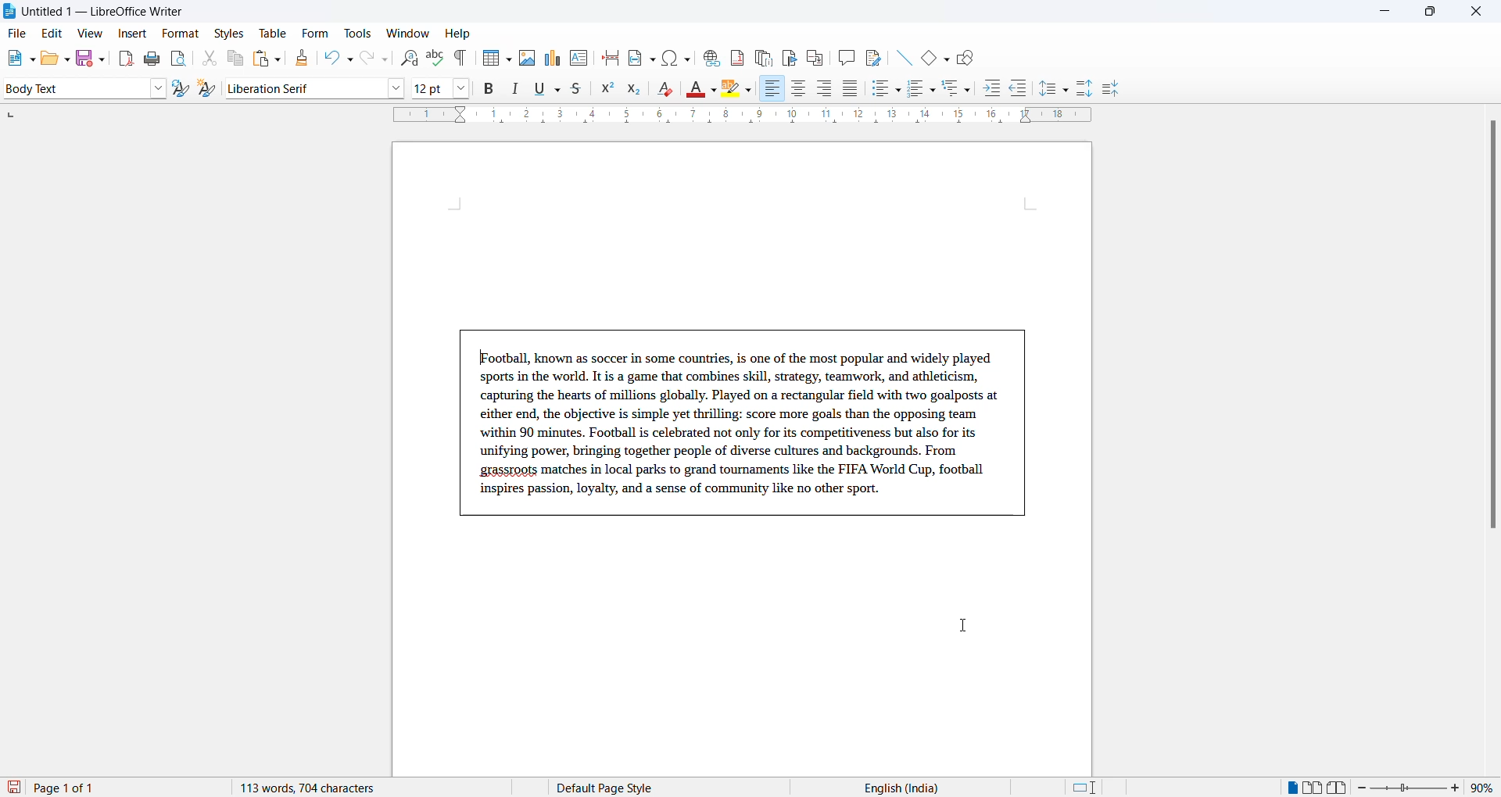 The height and width of the screenshot is (797, 1501). I want to click on standard selection, so click(1086, 788).